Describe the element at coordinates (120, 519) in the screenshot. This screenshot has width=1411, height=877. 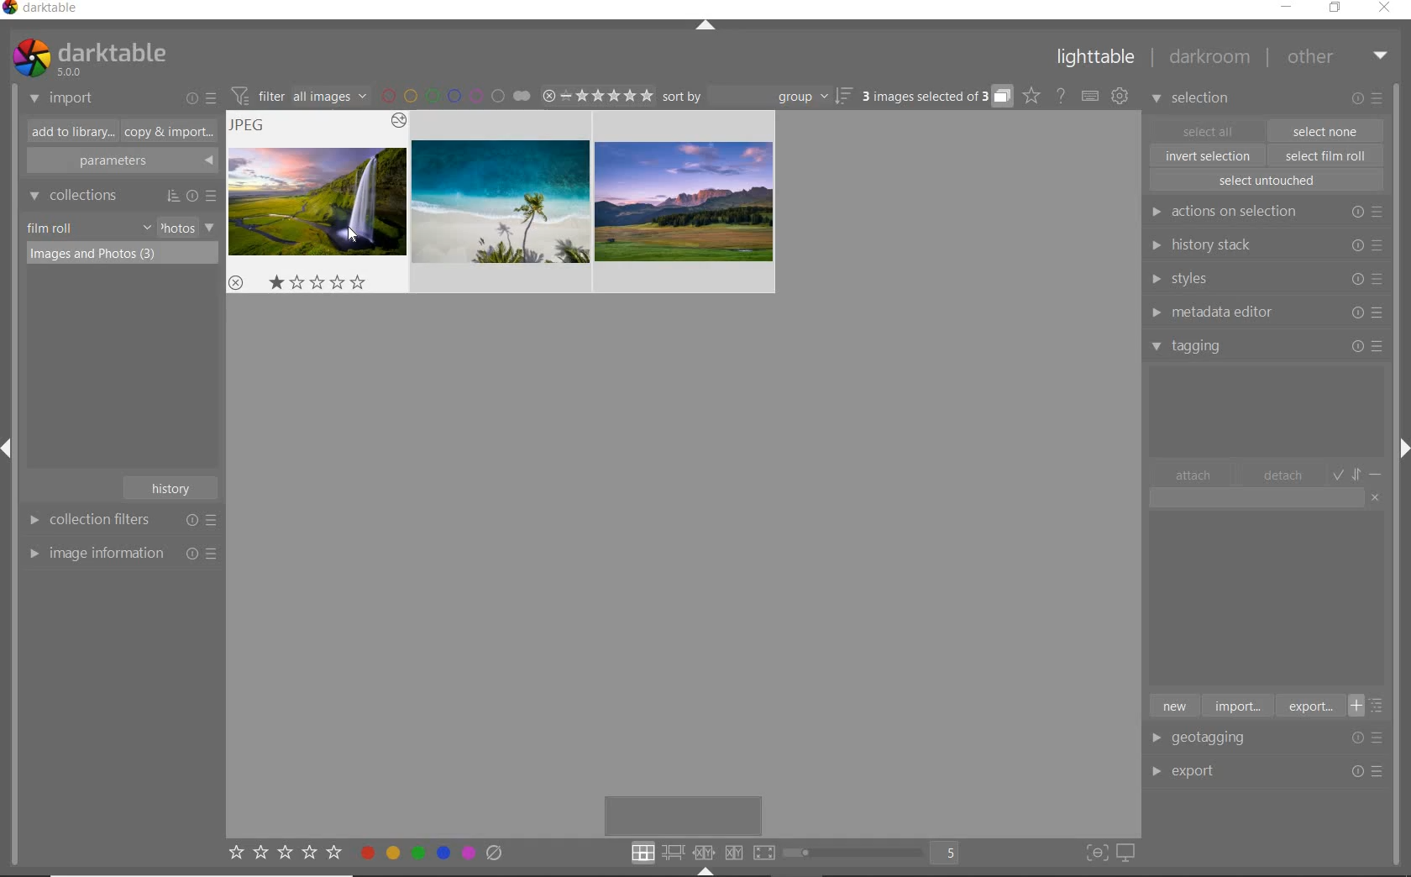
I see `collection filters` at that location.